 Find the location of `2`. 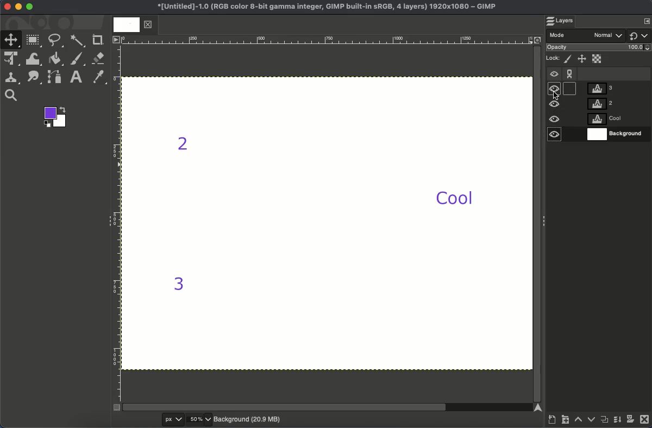

2 is located at coordinates (190, 146).